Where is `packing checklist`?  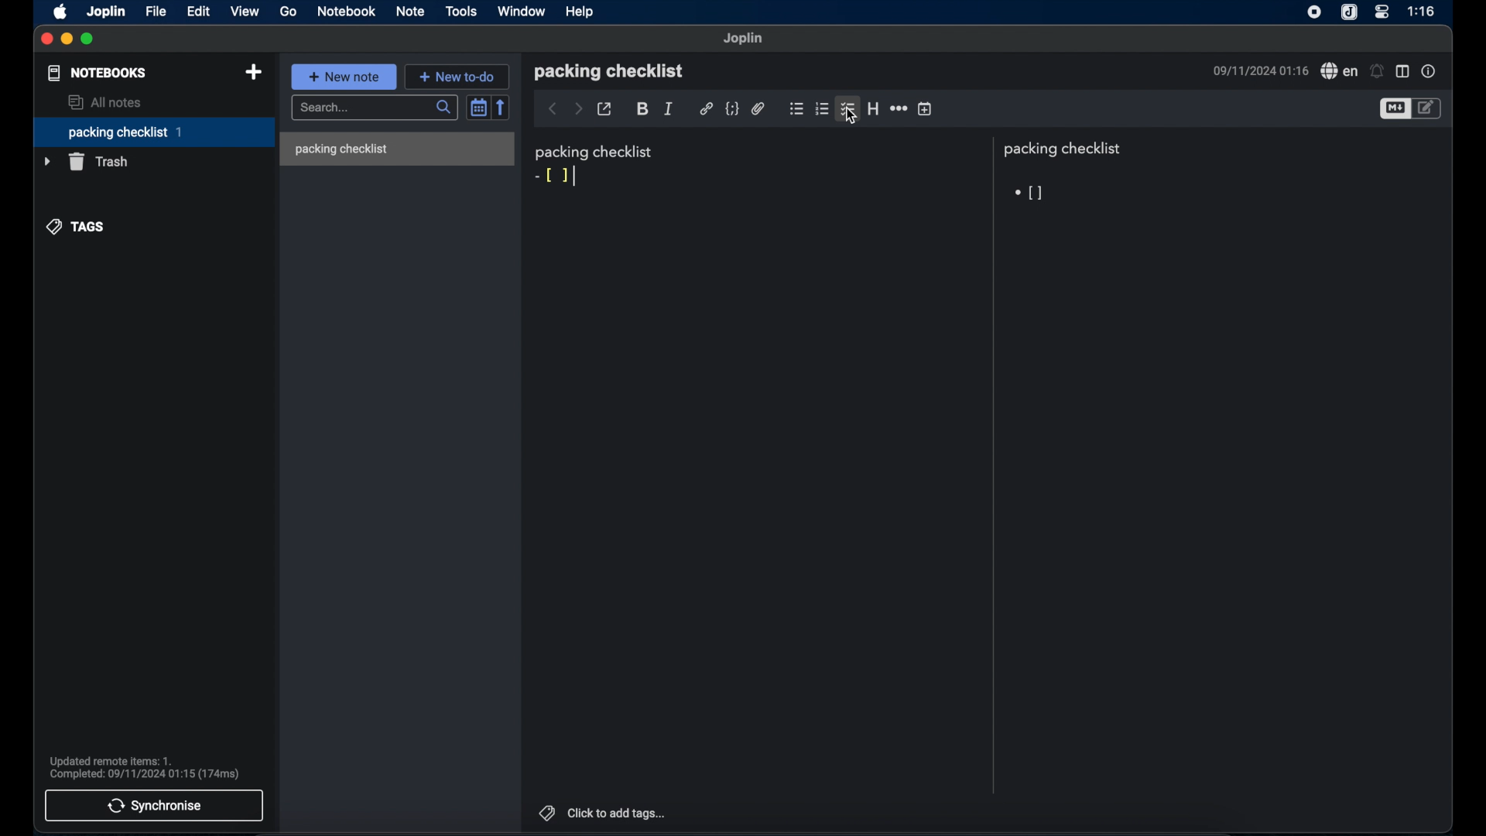 packing checklist is located at coordinates (608, 71).